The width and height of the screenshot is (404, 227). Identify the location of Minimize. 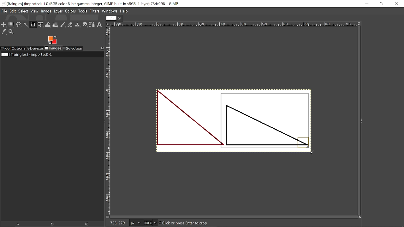
(369, 3).